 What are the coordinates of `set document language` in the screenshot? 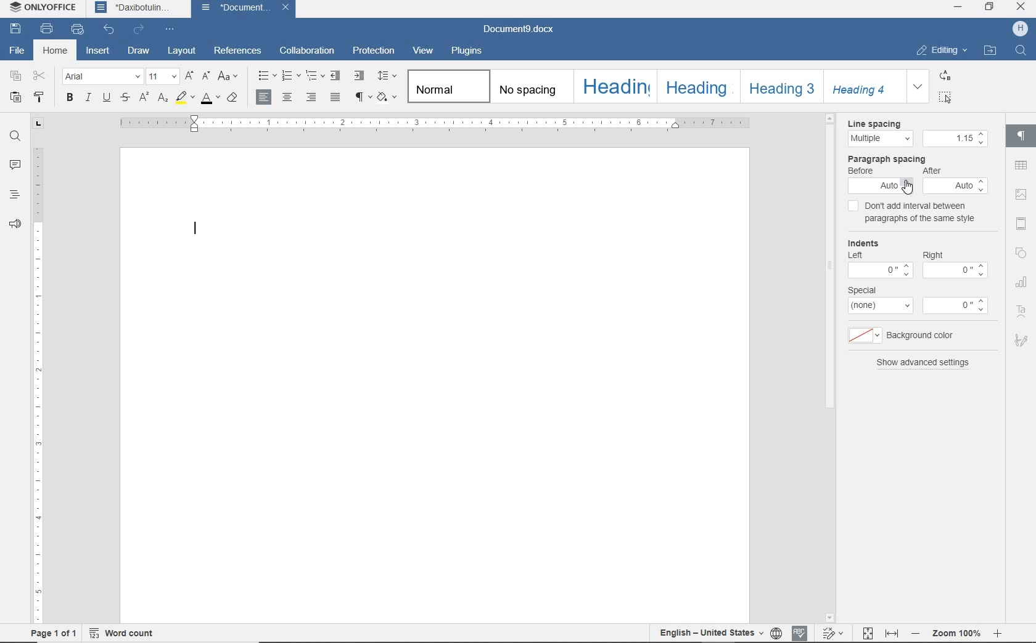 It's located at (776, 634).